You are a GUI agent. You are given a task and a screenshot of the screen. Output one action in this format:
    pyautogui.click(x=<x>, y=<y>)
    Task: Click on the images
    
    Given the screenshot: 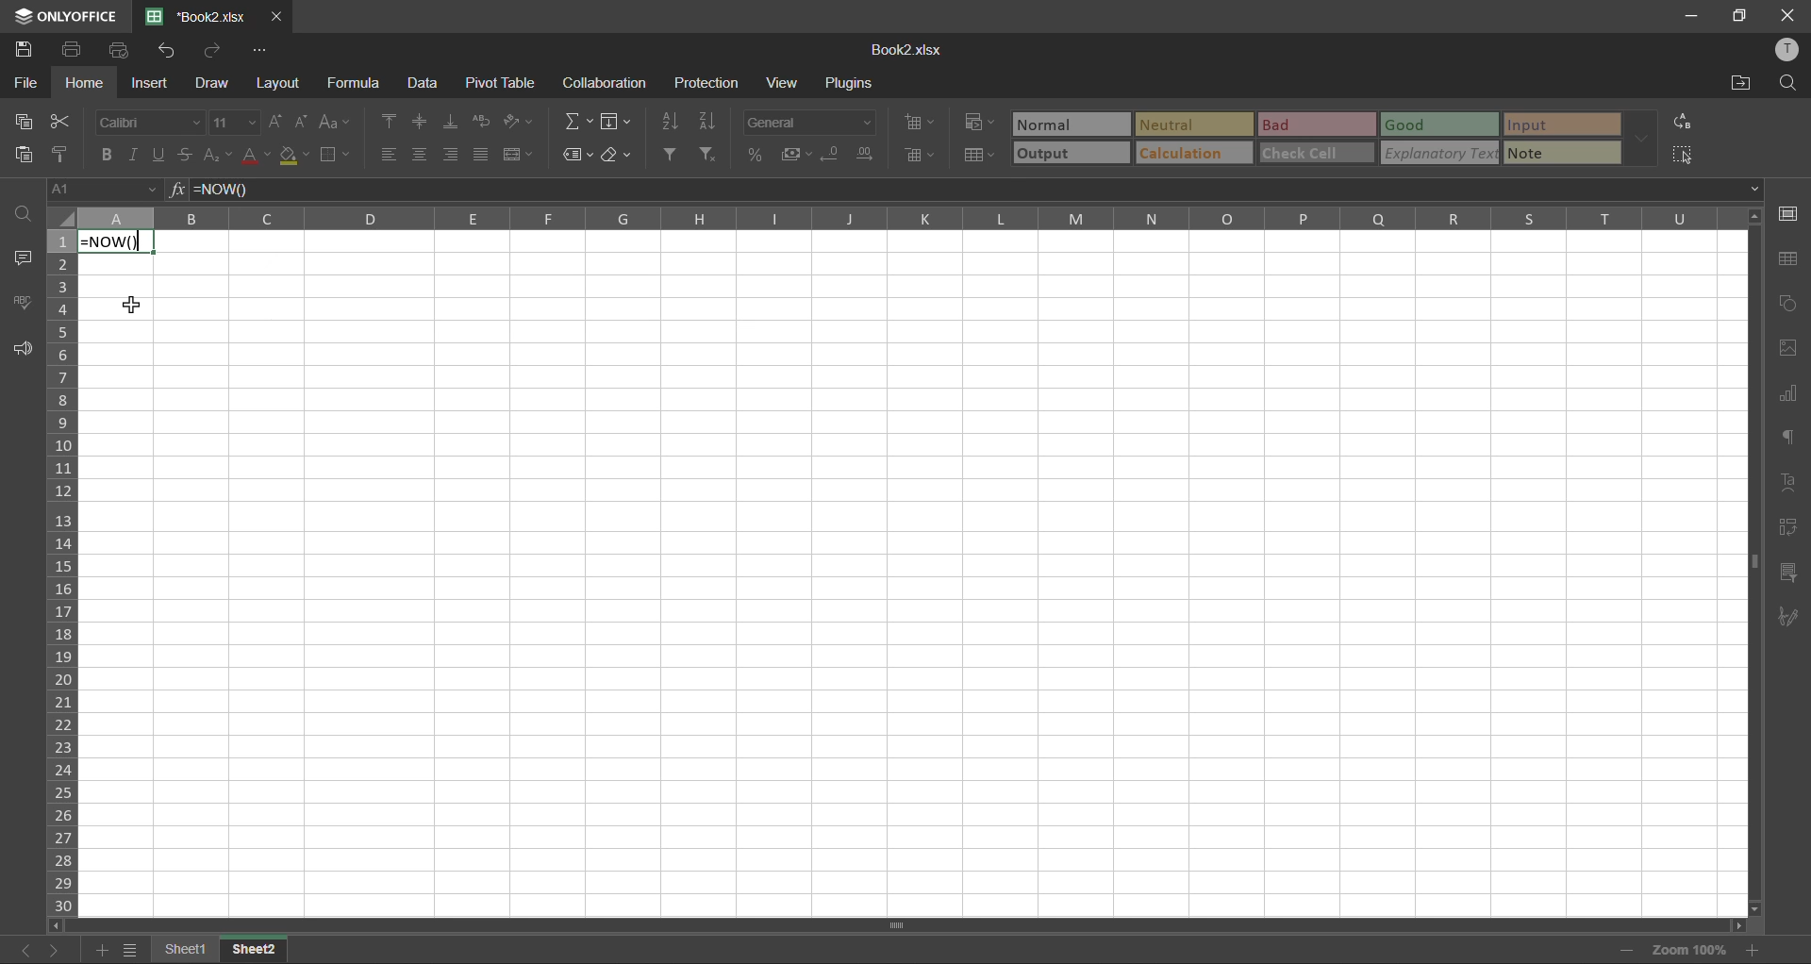 What is the action you would take?
    pyautogui.click(x=1788, y=349)
    